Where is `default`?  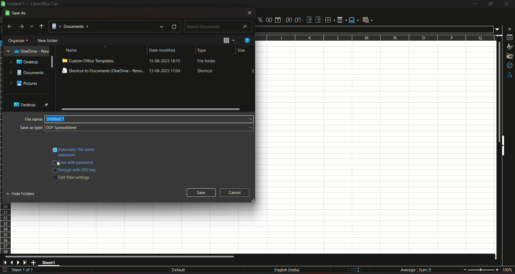
default is located at coordinates (178, 270).